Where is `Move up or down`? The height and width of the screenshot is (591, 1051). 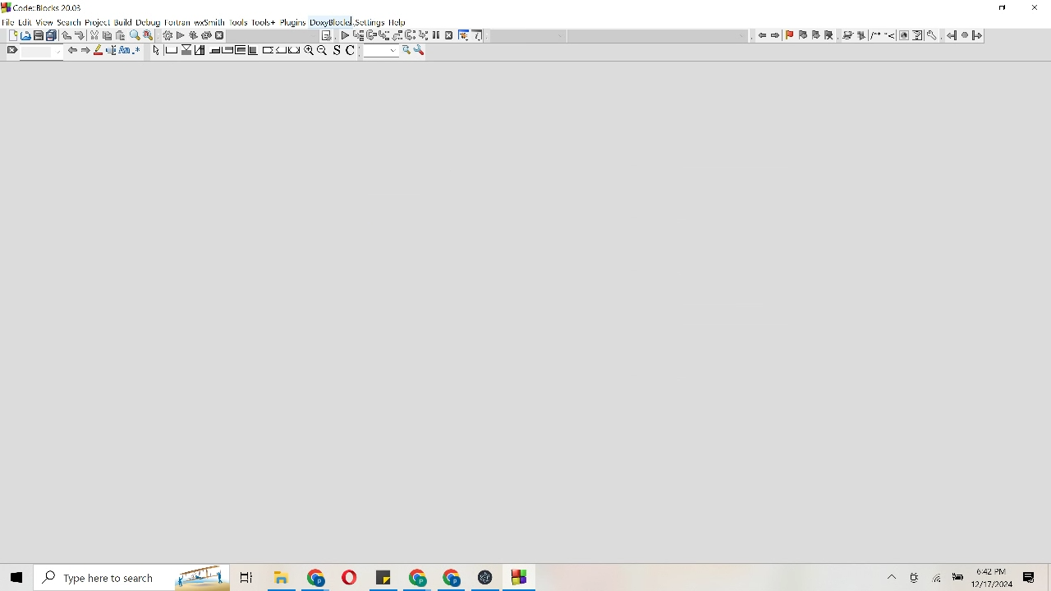
Move up or down is located at coordinates (66, 35).